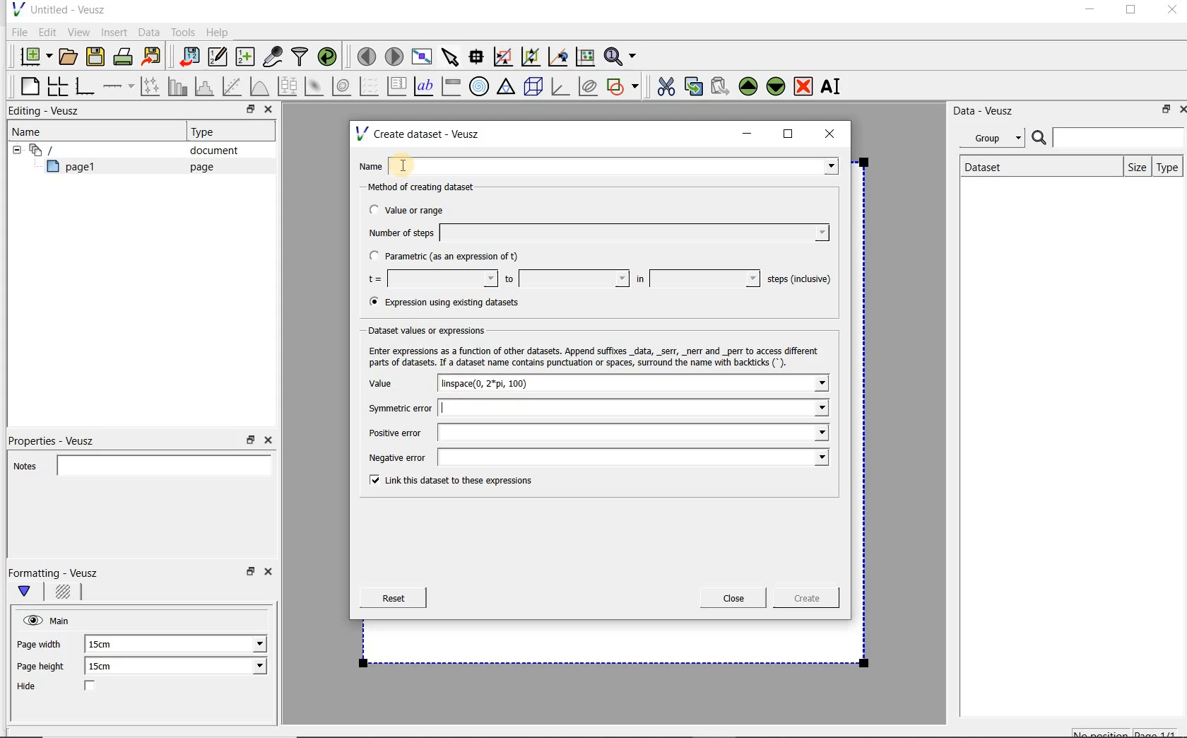 Image resolution: width=1187 pixels, height=738 pixels. I want to click on Move the selected widget up, so click(748, 86).